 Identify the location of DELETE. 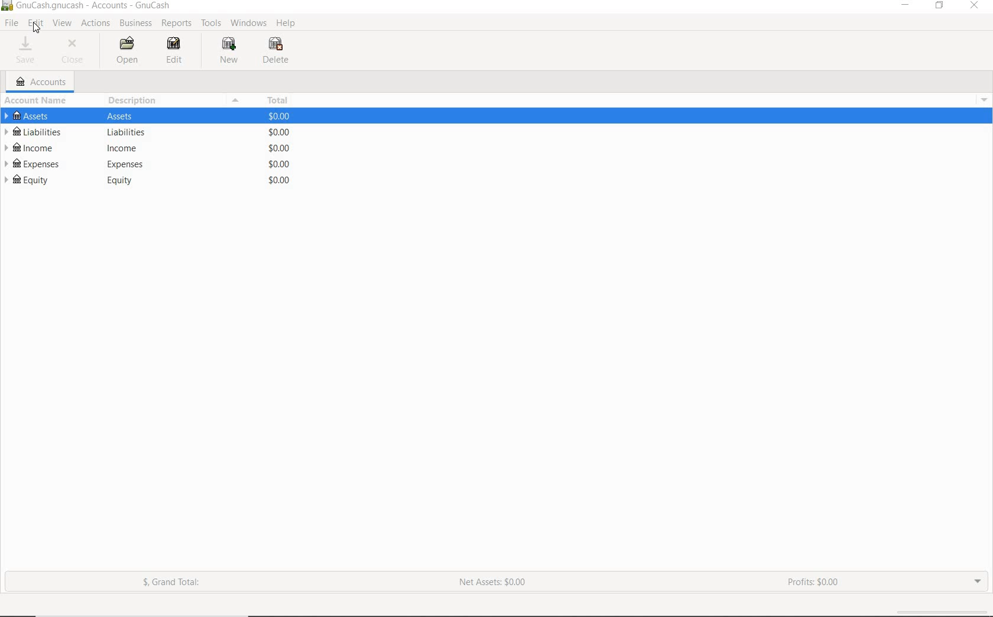
(278, 51).